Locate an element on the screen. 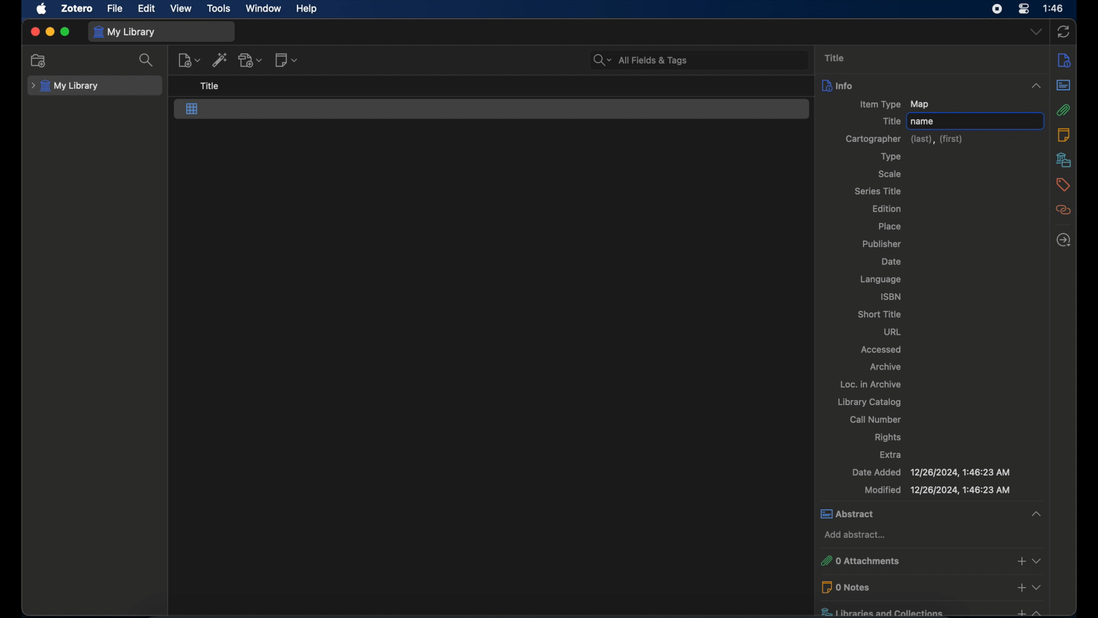 The image size is (1098, 618). screen recorder is located at coordinates (997, 9).